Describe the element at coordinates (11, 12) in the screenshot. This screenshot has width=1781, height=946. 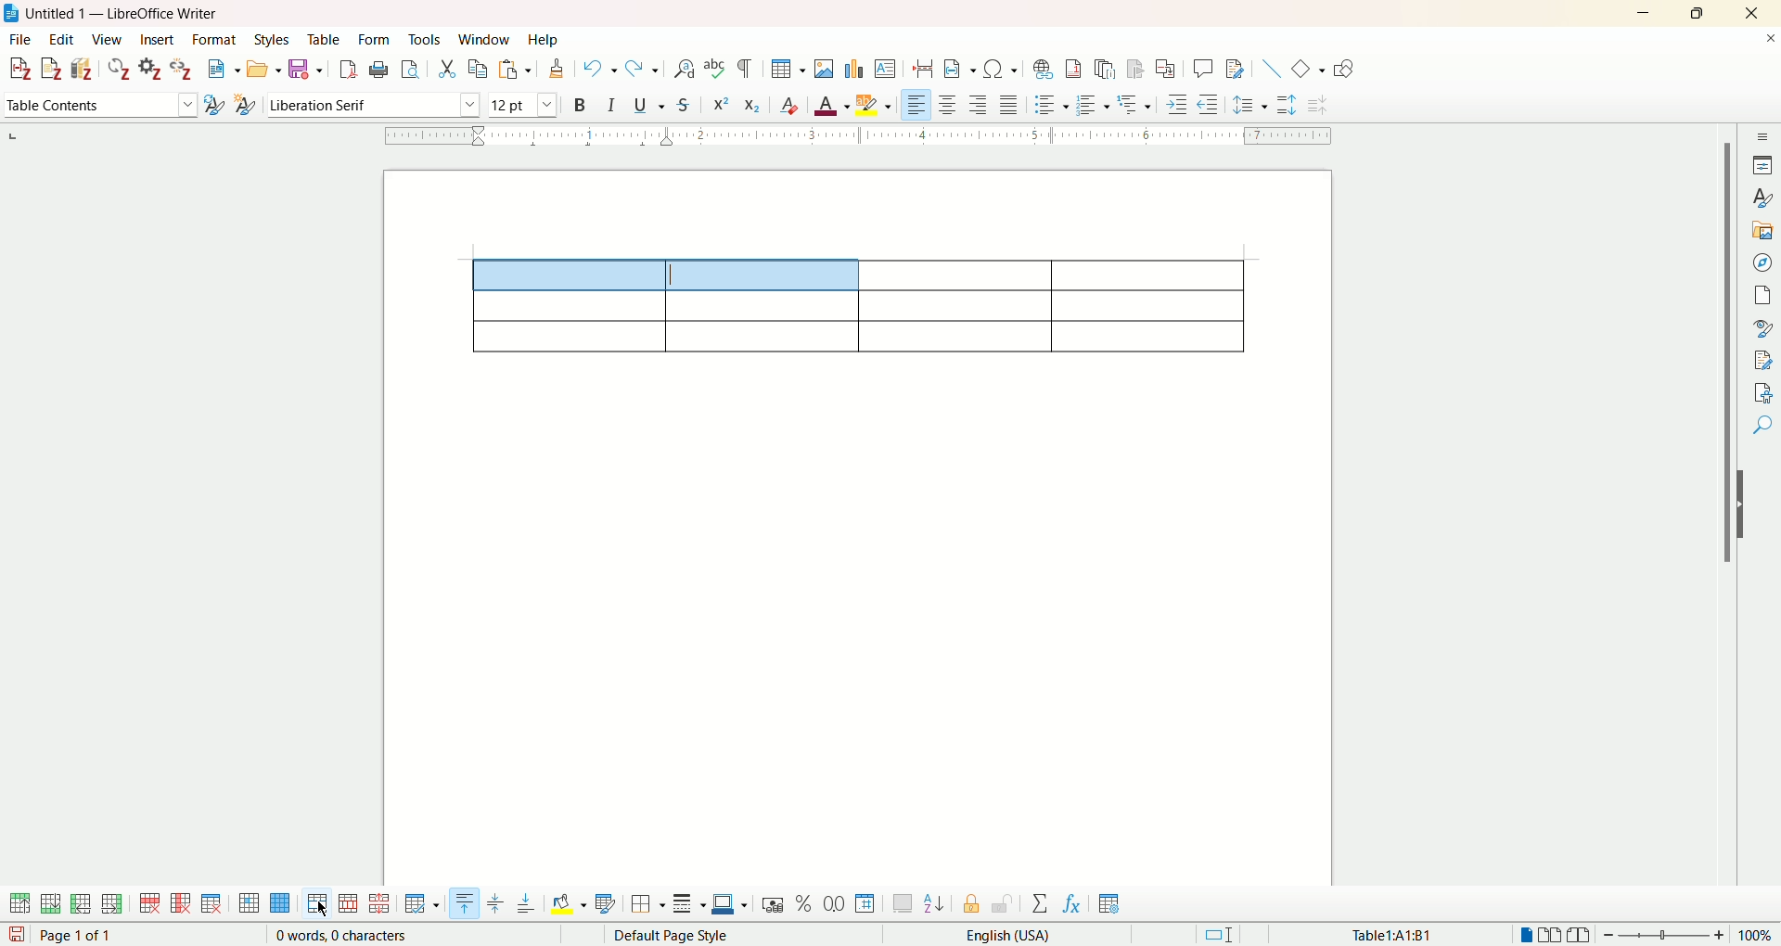
I see `logo` at that location.